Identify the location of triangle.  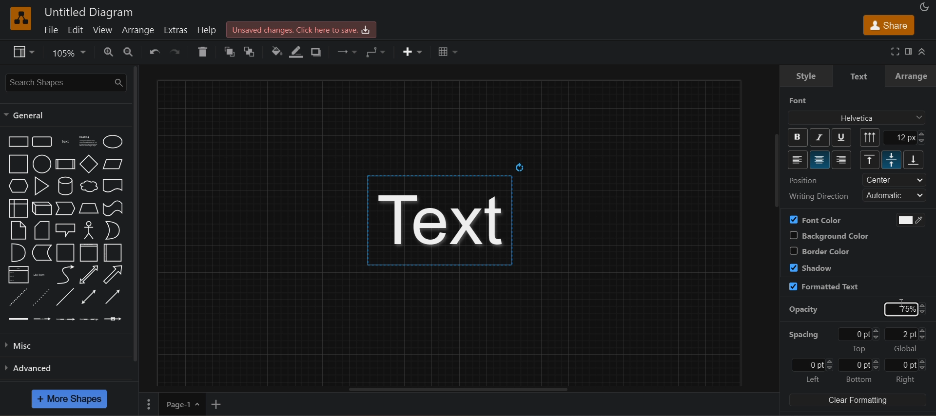
(42, 186).